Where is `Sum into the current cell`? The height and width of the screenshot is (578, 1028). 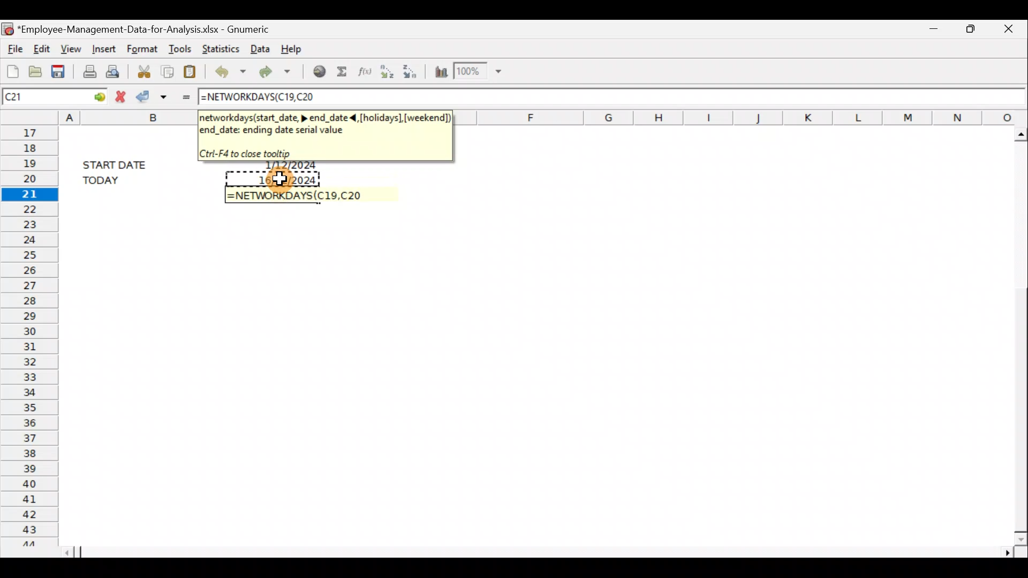
Sum into the current cell is located at coordinates (342, 72).